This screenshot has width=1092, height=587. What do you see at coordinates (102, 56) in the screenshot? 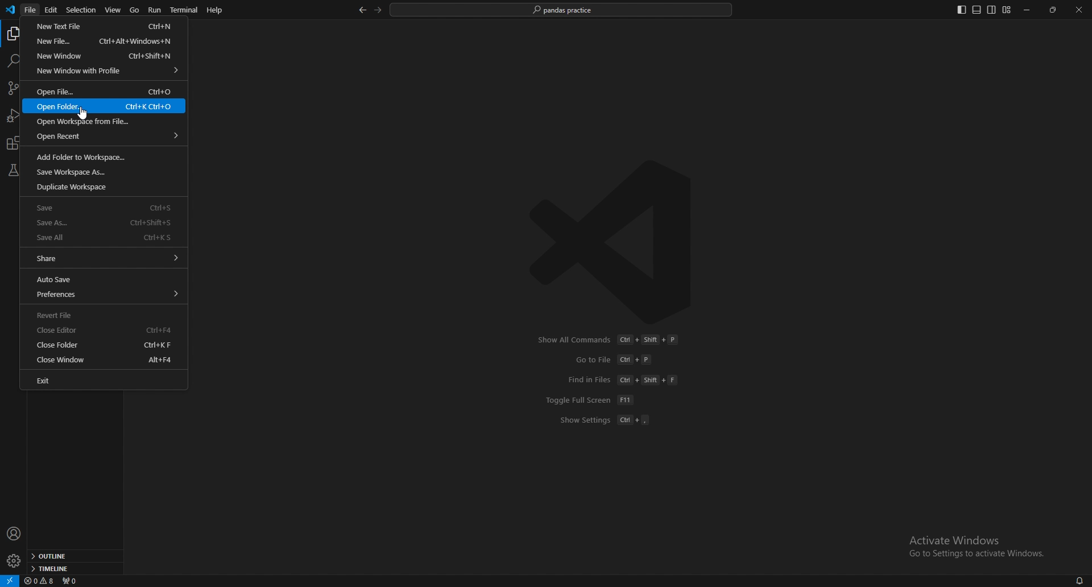
I see `new window` at bounding box center [102, 56].